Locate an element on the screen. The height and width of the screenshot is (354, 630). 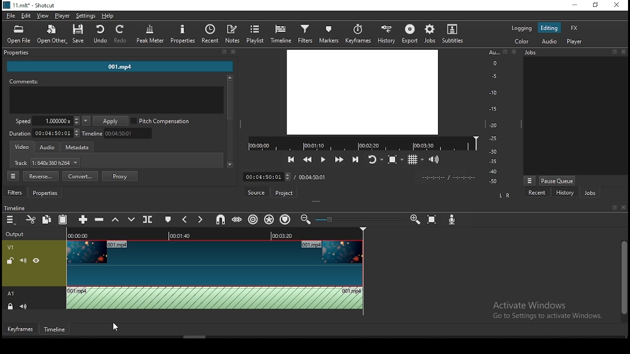
markers is located at coordinates (330, 35).